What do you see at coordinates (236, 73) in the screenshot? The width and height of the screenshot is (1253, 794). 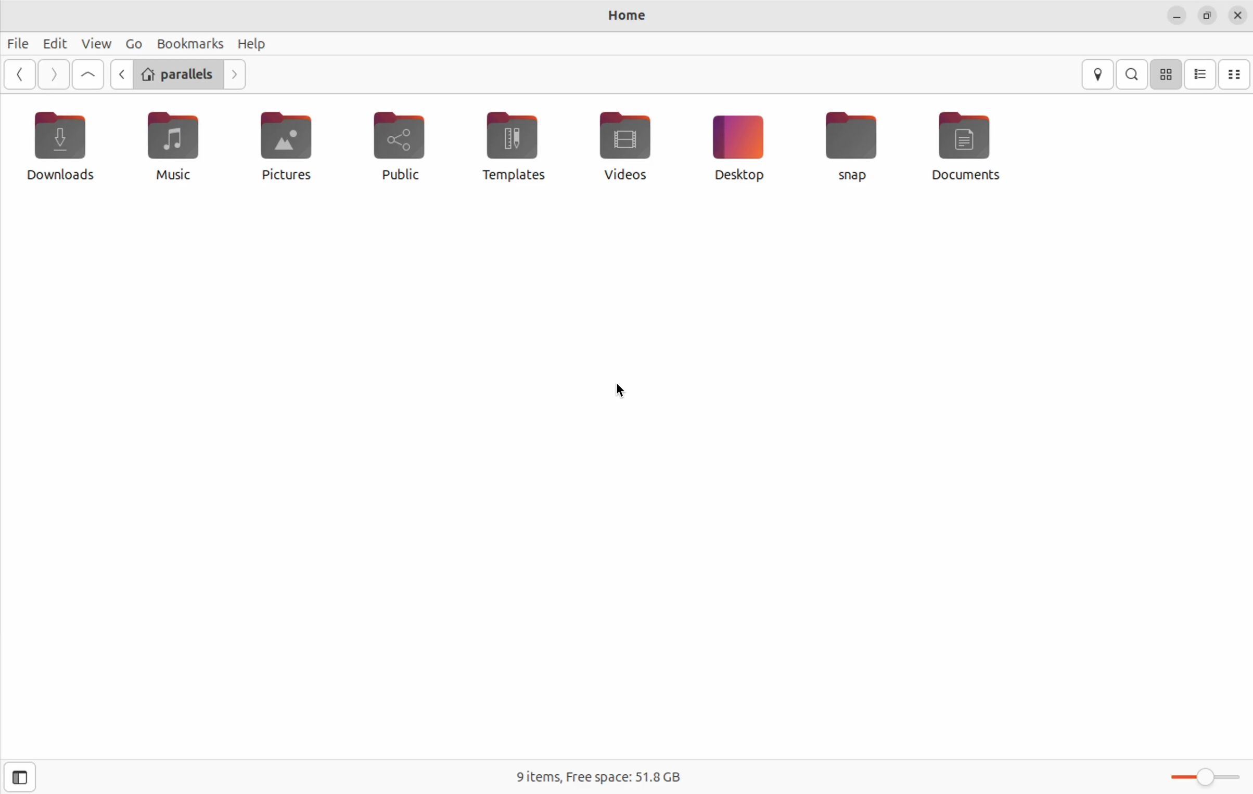 I see `Go next` at bounding box center [236, 73].